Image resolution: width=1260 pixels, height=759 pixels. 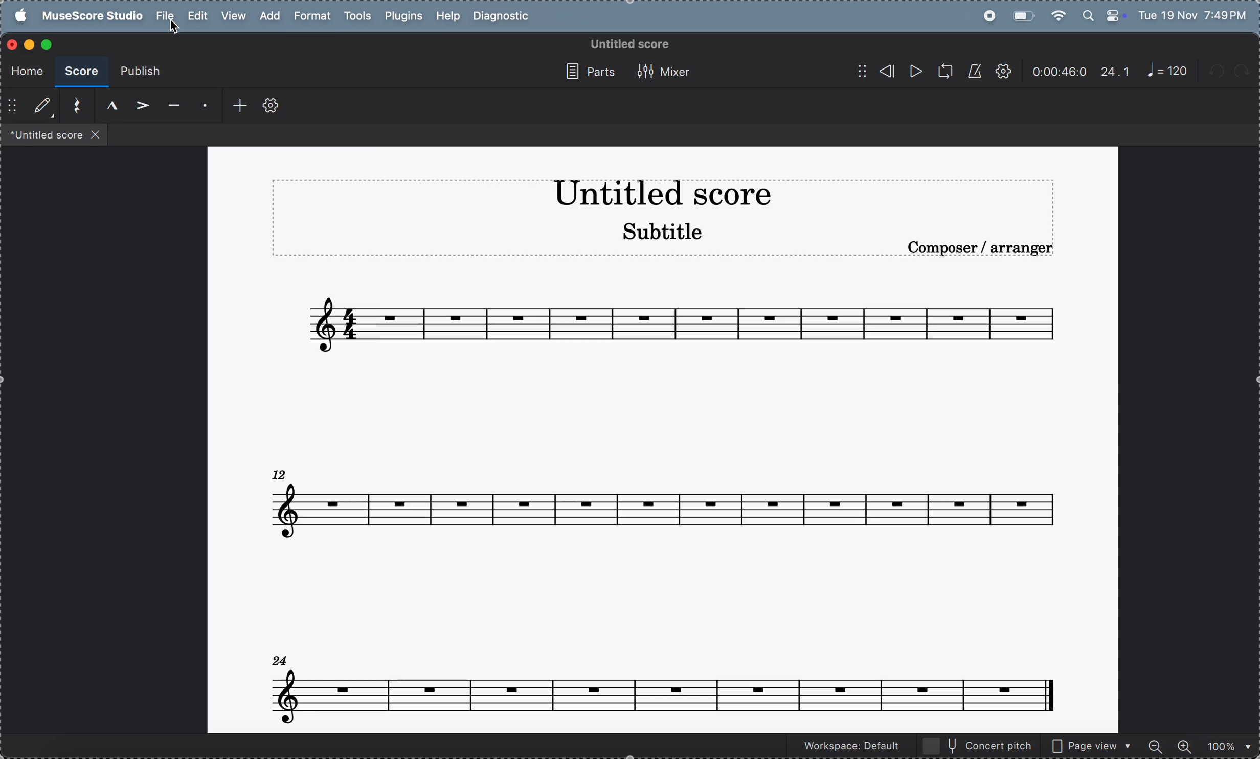 What do you see at coordinates (12, 45) in the screenshot?
I see `closing` at bounding box center [12, 45].